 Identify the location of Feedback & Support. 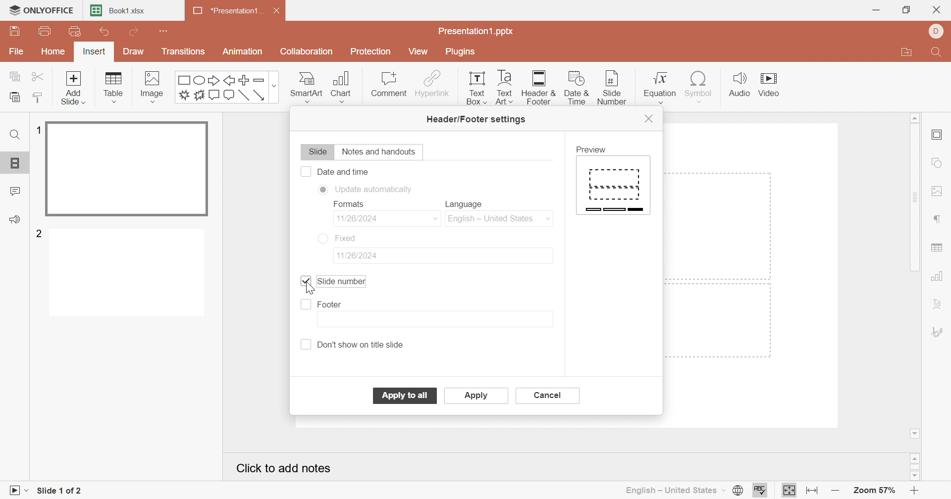
(17, 220).